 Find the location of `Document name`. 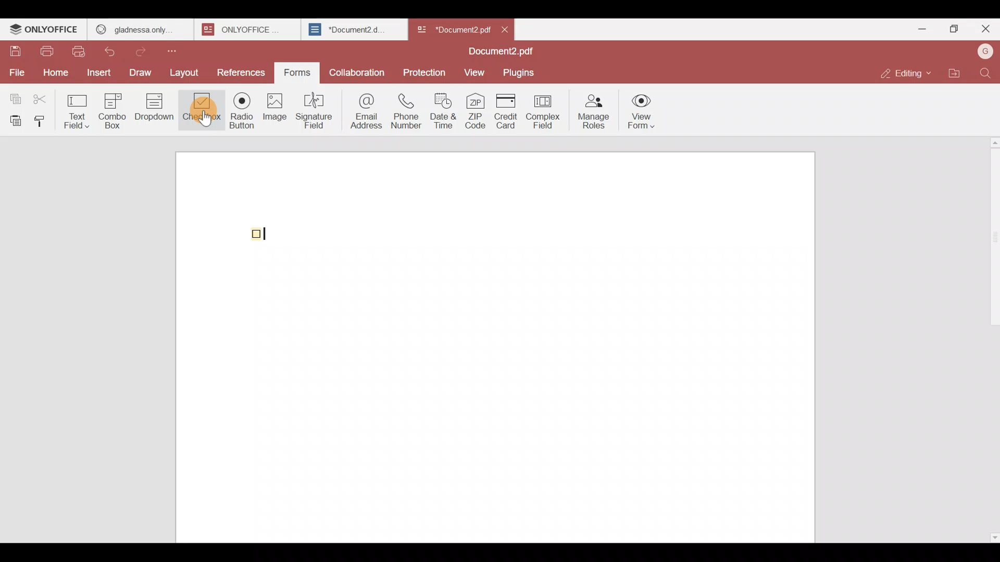

Document name is located at coordinates (453, 27).